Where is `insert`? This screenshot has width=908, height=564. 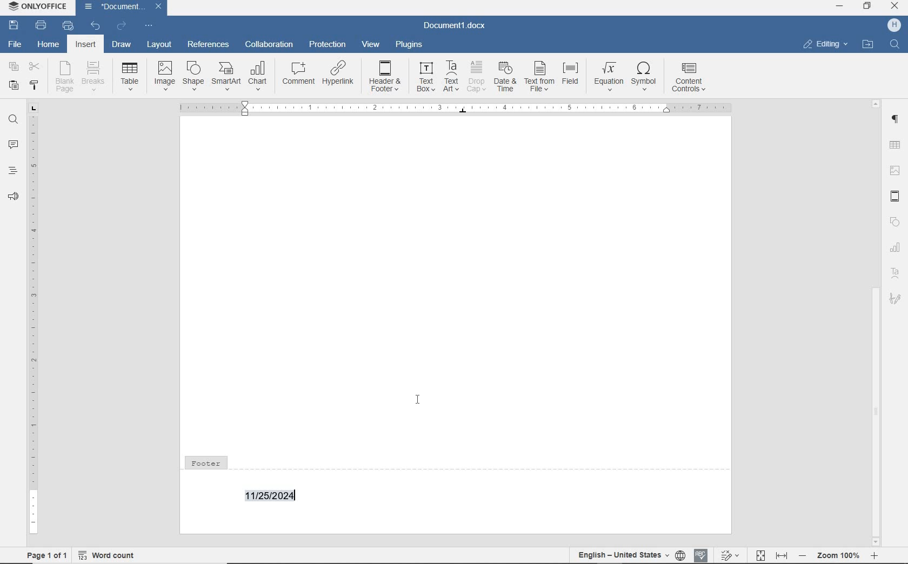
insert is located at coordinates (86, 44).